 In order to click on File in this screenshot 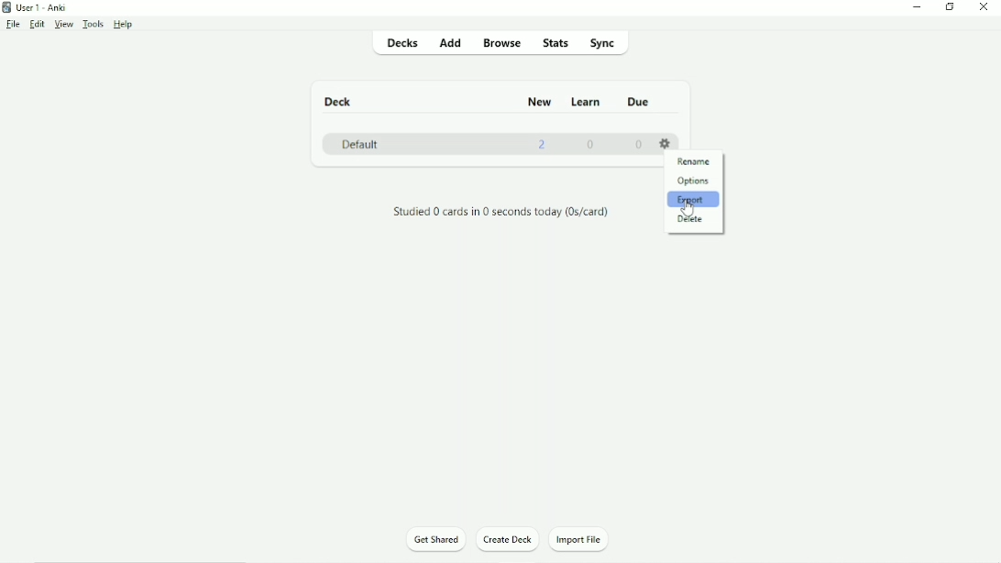, I will do `click(13, 25)`.